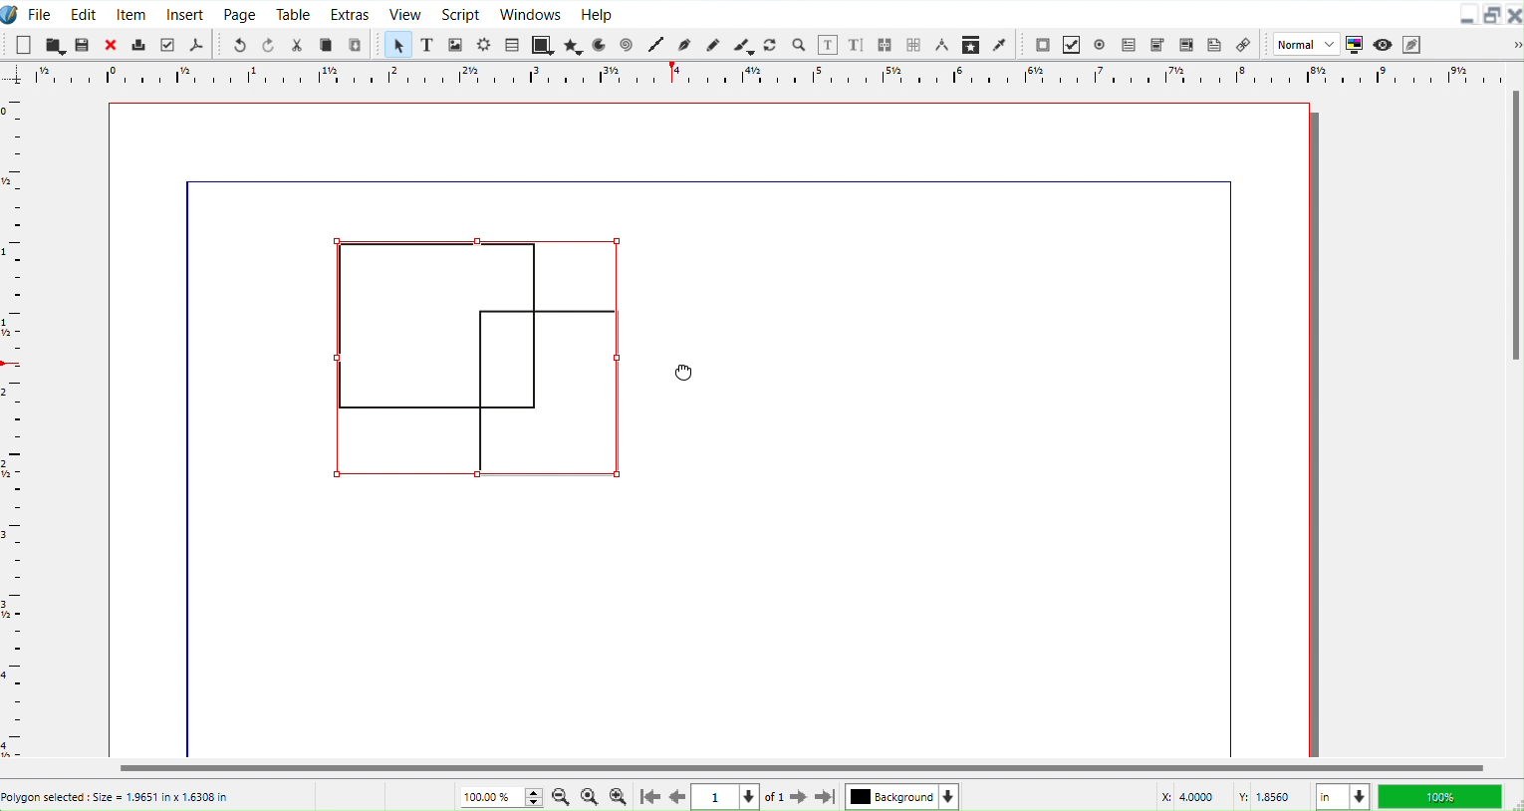  What do you see at coordinates (711, 44) in the screenshot?
I see `Freehand line` at bounding box center [711, 44].